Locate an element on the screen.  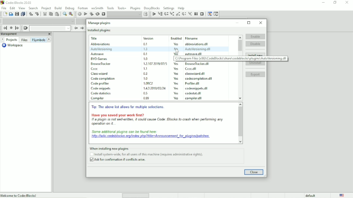
Yes is located at coordinates (176, 88).